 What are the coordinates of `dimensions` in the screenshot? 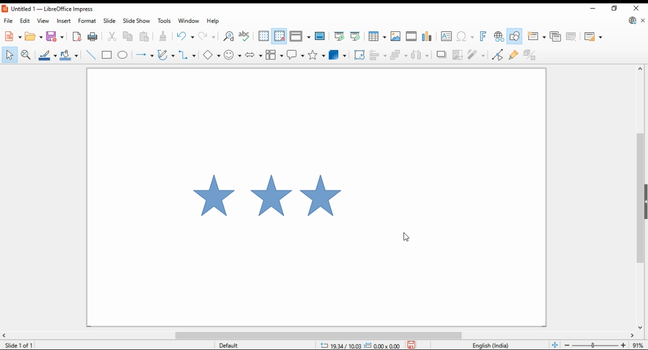 It's located at (359, 344).